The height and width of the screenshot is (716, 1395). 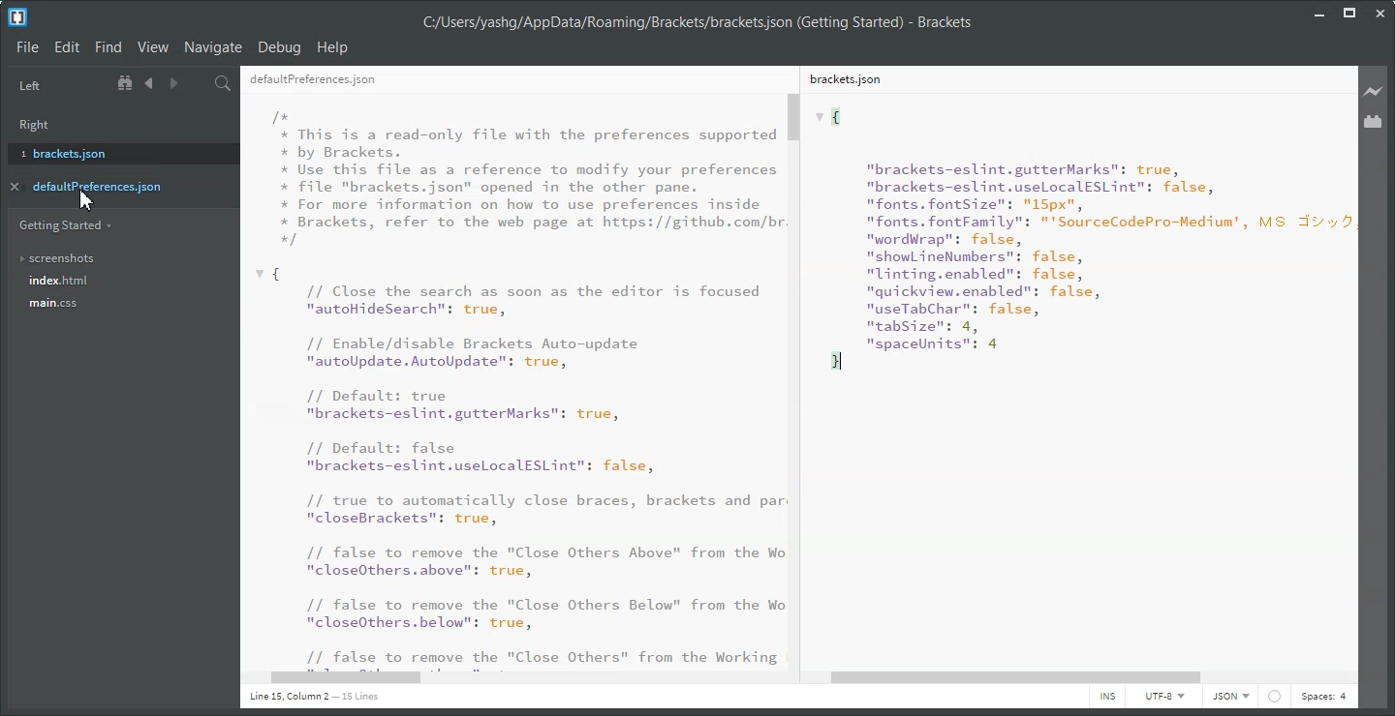 What do you see at coordinates (1379, 14) in the screenshot?
I see `Close` at bounding box center [1379, 14].